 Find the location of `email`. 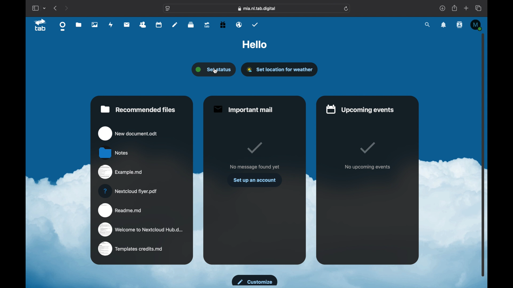

email is located at coordinates (239, 25).